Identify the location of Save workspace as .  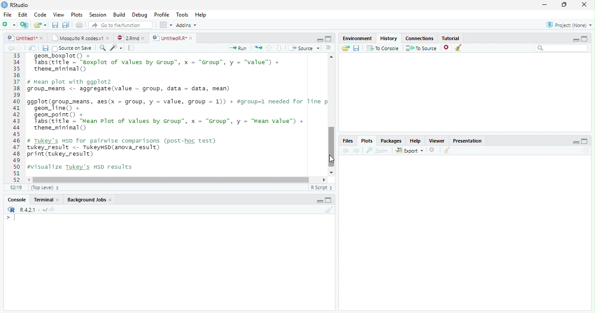
(358, 48).